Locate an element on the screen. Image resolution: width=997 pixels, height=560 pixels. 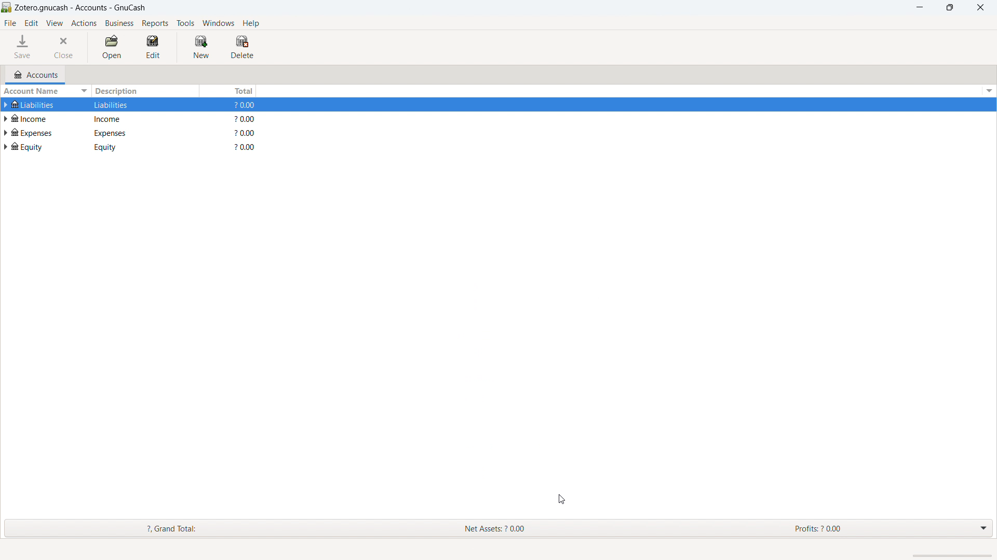
edit is located at coordinates (31, 23).